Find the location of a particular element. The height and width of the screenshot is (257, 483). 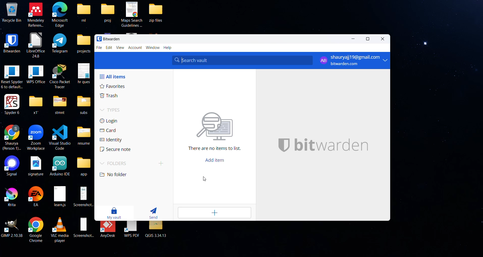

Spyder 6 is located at coordinates (12, 104).